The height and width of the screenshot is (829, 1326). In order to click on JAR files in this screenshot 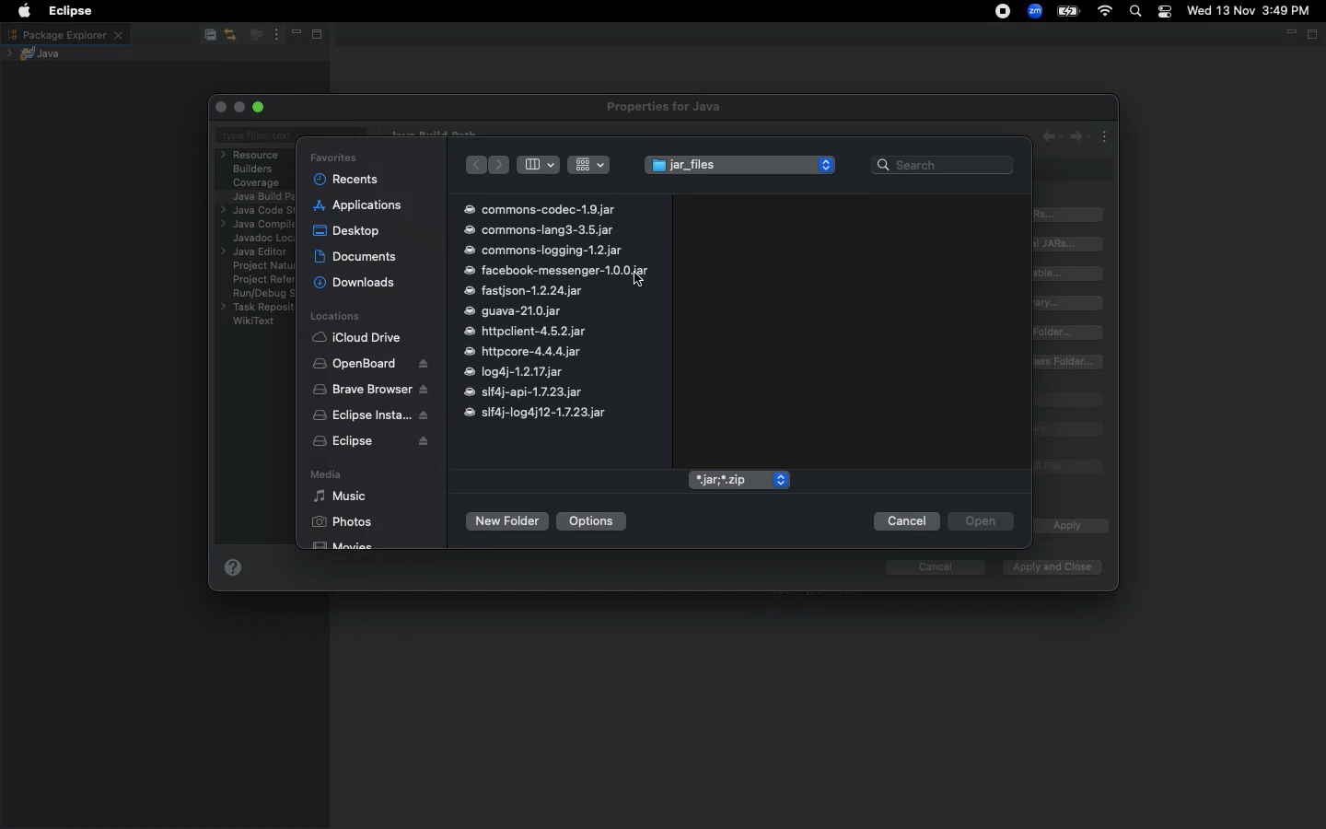, I will do `click(726, 168)`.